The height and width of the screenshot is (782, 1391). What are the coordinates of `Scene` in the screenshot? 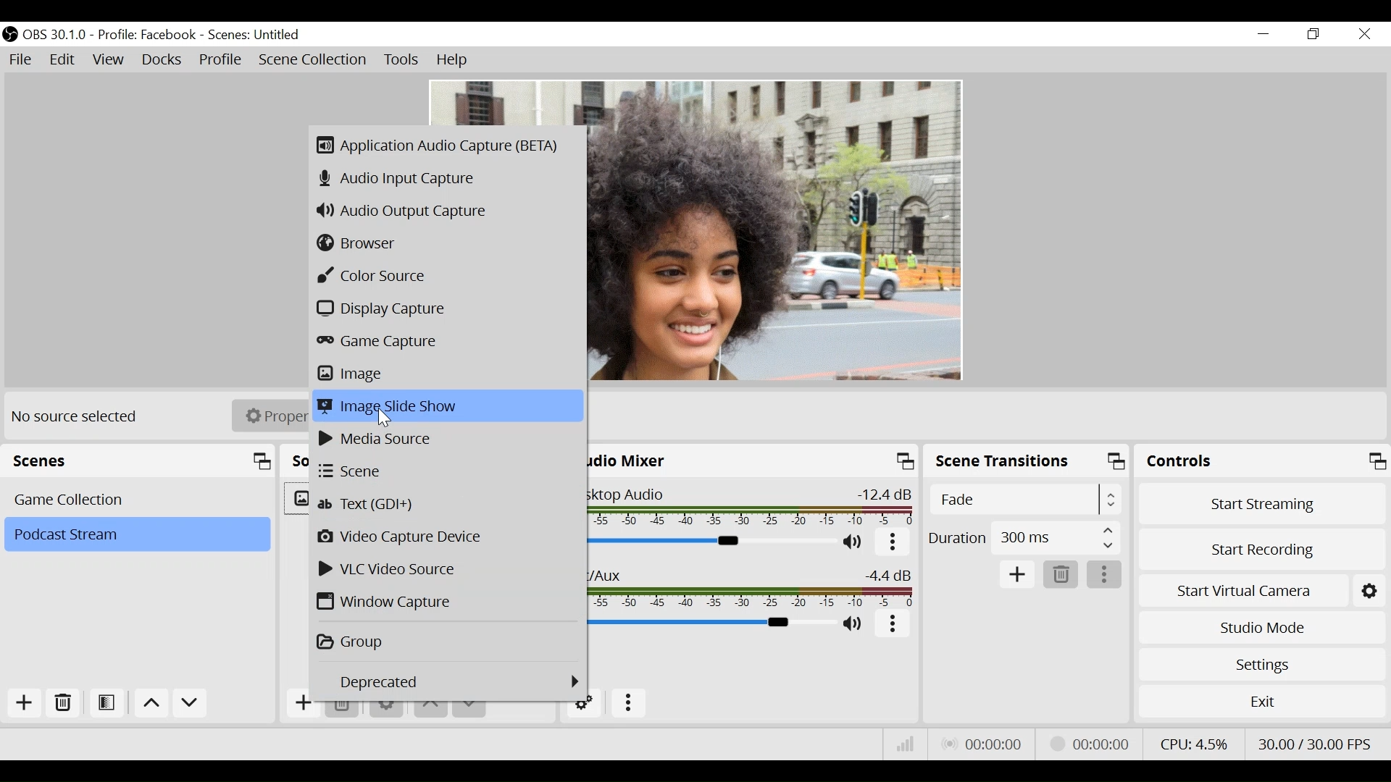 It's located at (140, 498).